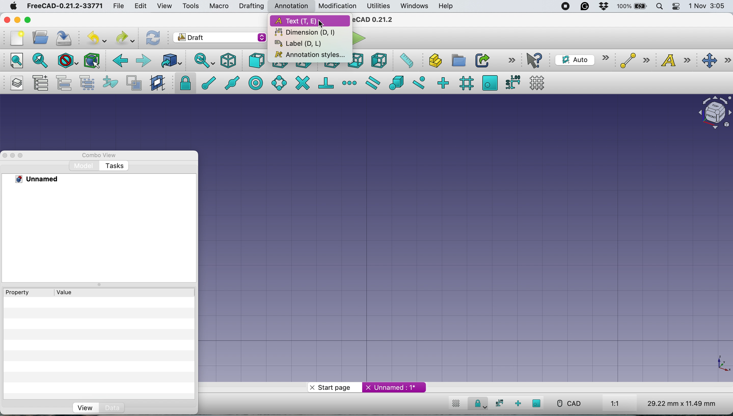 This screenshot has width=733, height=416. What do you see at coordinates (43, 179) in the screenshot?
I see `unnamed` at bounding box center [43, 179].